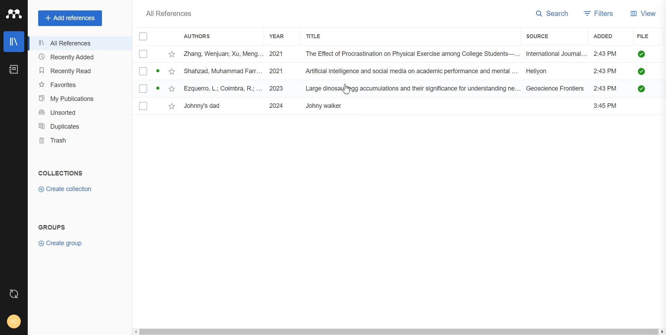 The image size is (666, 335). Describe the element at coordinates (14, 42) in the screenshot. I see `Library` at that location.